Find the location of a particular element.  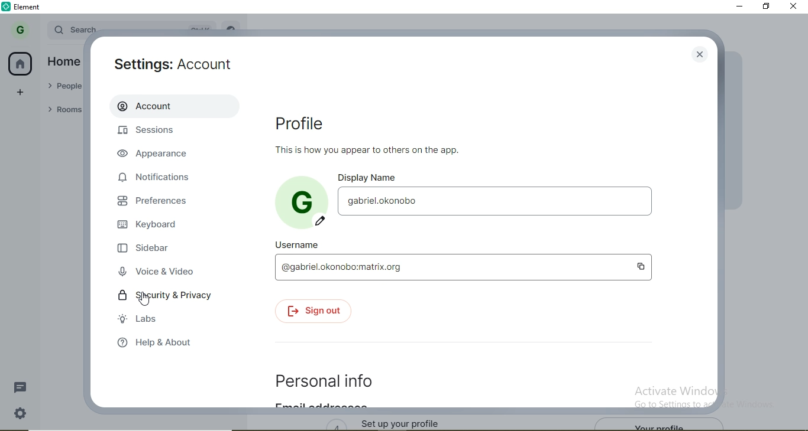

gabriel.okonobo.matrix.org is located at coordinates (438, 267).